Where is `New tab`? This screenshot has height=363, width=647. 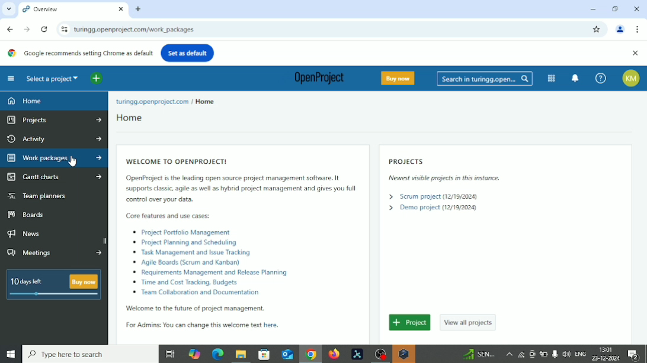 New tab is located at coordinates (139, 9).